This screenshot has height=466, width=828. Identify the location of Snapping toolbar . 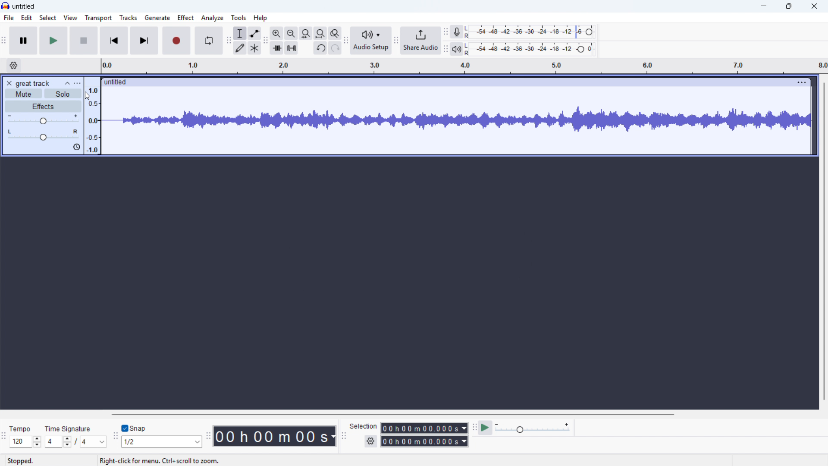
(115, 437).